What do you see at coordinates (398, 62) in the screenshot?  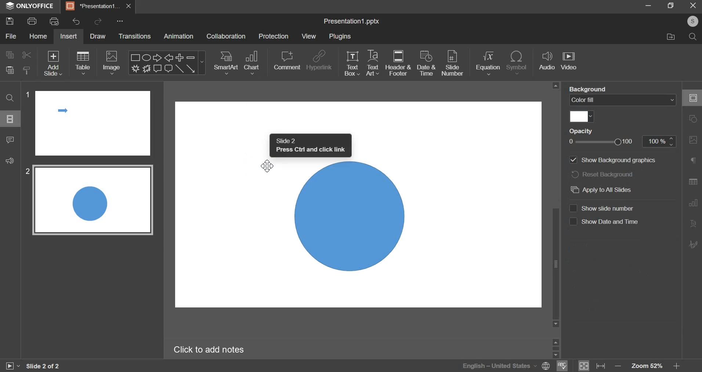 I see `header & footer` at bounding box center [398, 62].